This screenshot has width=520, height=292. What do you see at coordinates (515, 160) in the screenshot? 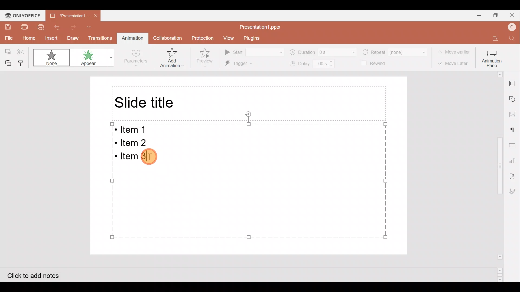
I see `Chart settings` at bounding box center [515, 160].